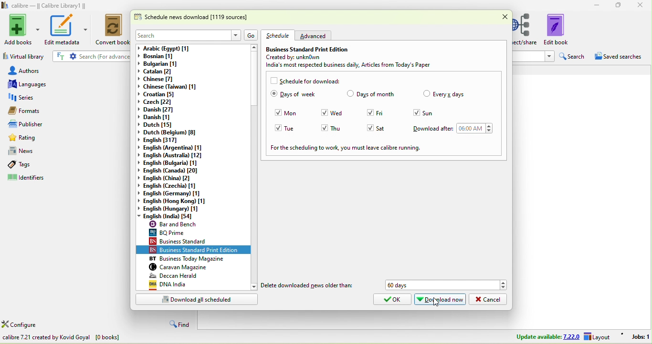 The image size is (652, 344). I want to click on danish[27], so click(161, 110).